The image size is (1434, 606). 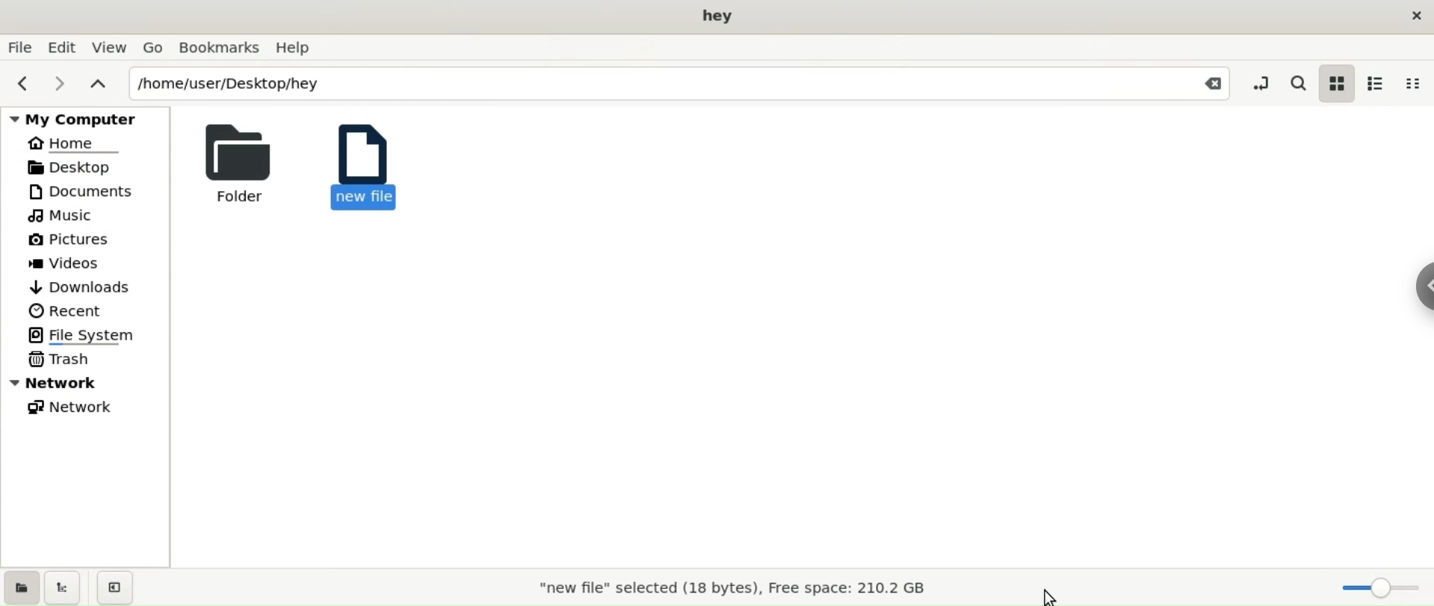 I want to click on Desktop, so click(x=85, y=166).